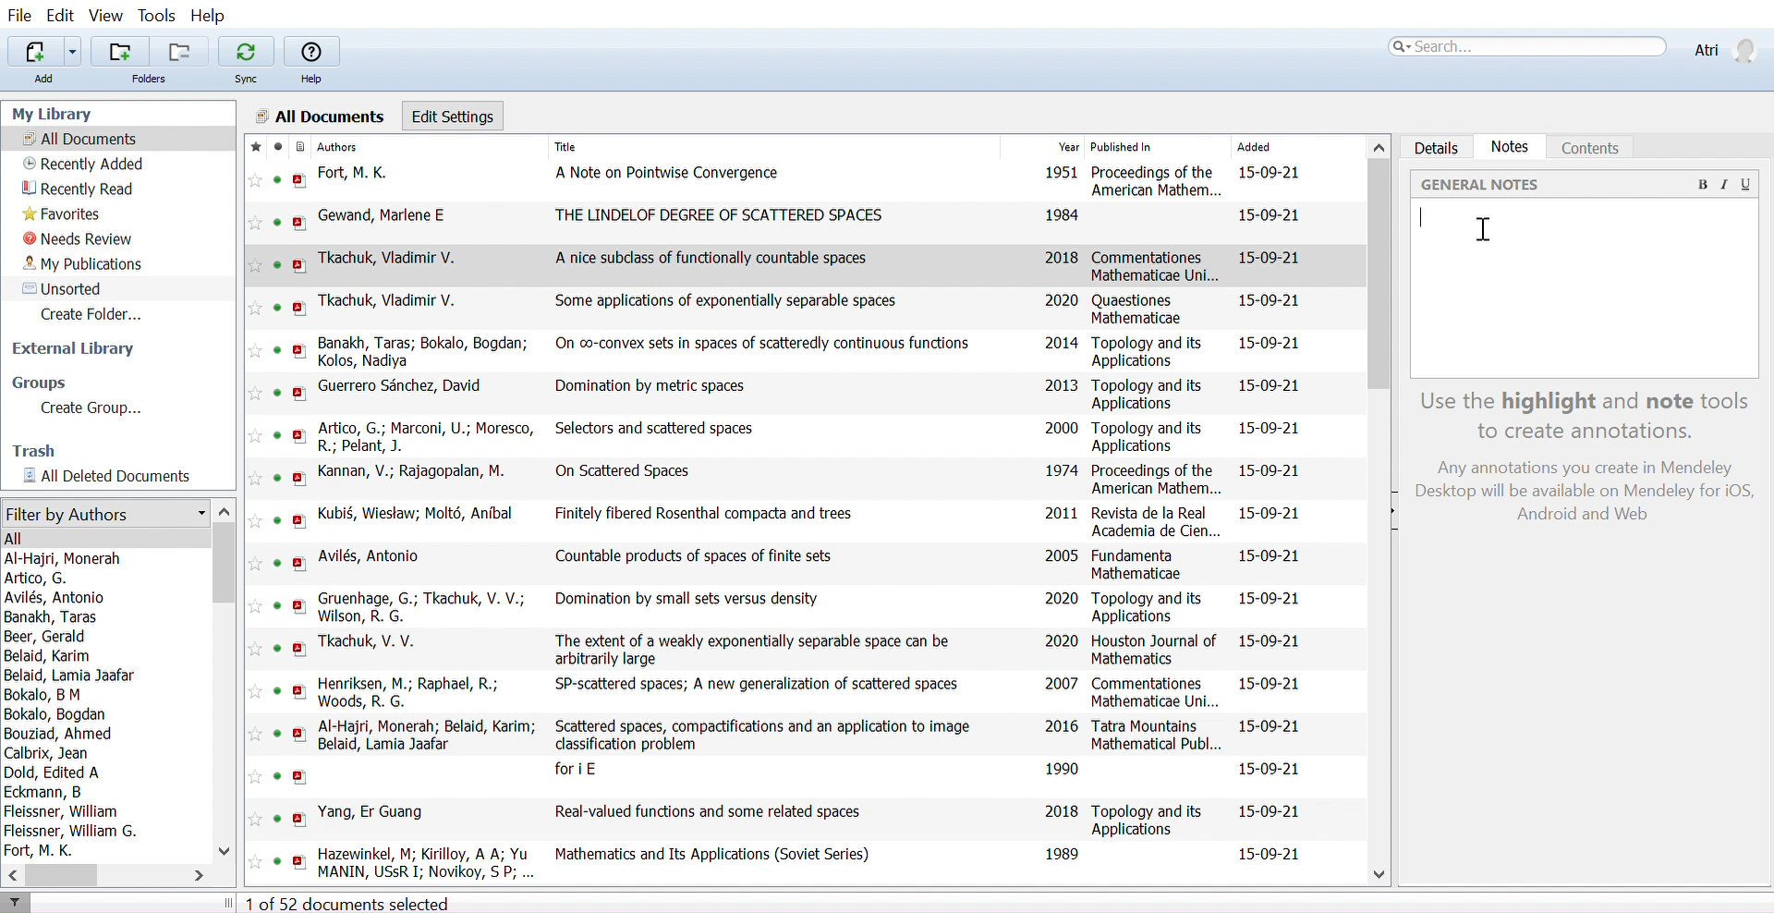  I want to click on 15-09-21, so click(1272, 812).